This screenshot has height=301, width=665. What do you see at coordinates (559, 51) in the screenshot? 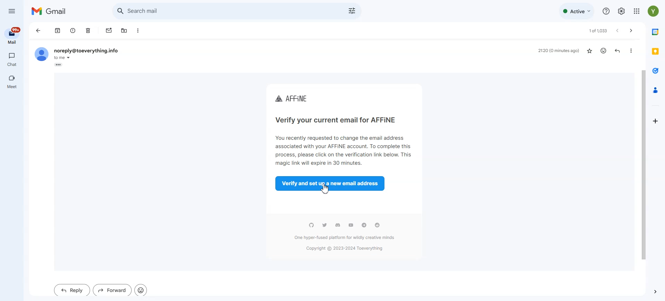
I see `Last checked` at bounding box center [559, 51].